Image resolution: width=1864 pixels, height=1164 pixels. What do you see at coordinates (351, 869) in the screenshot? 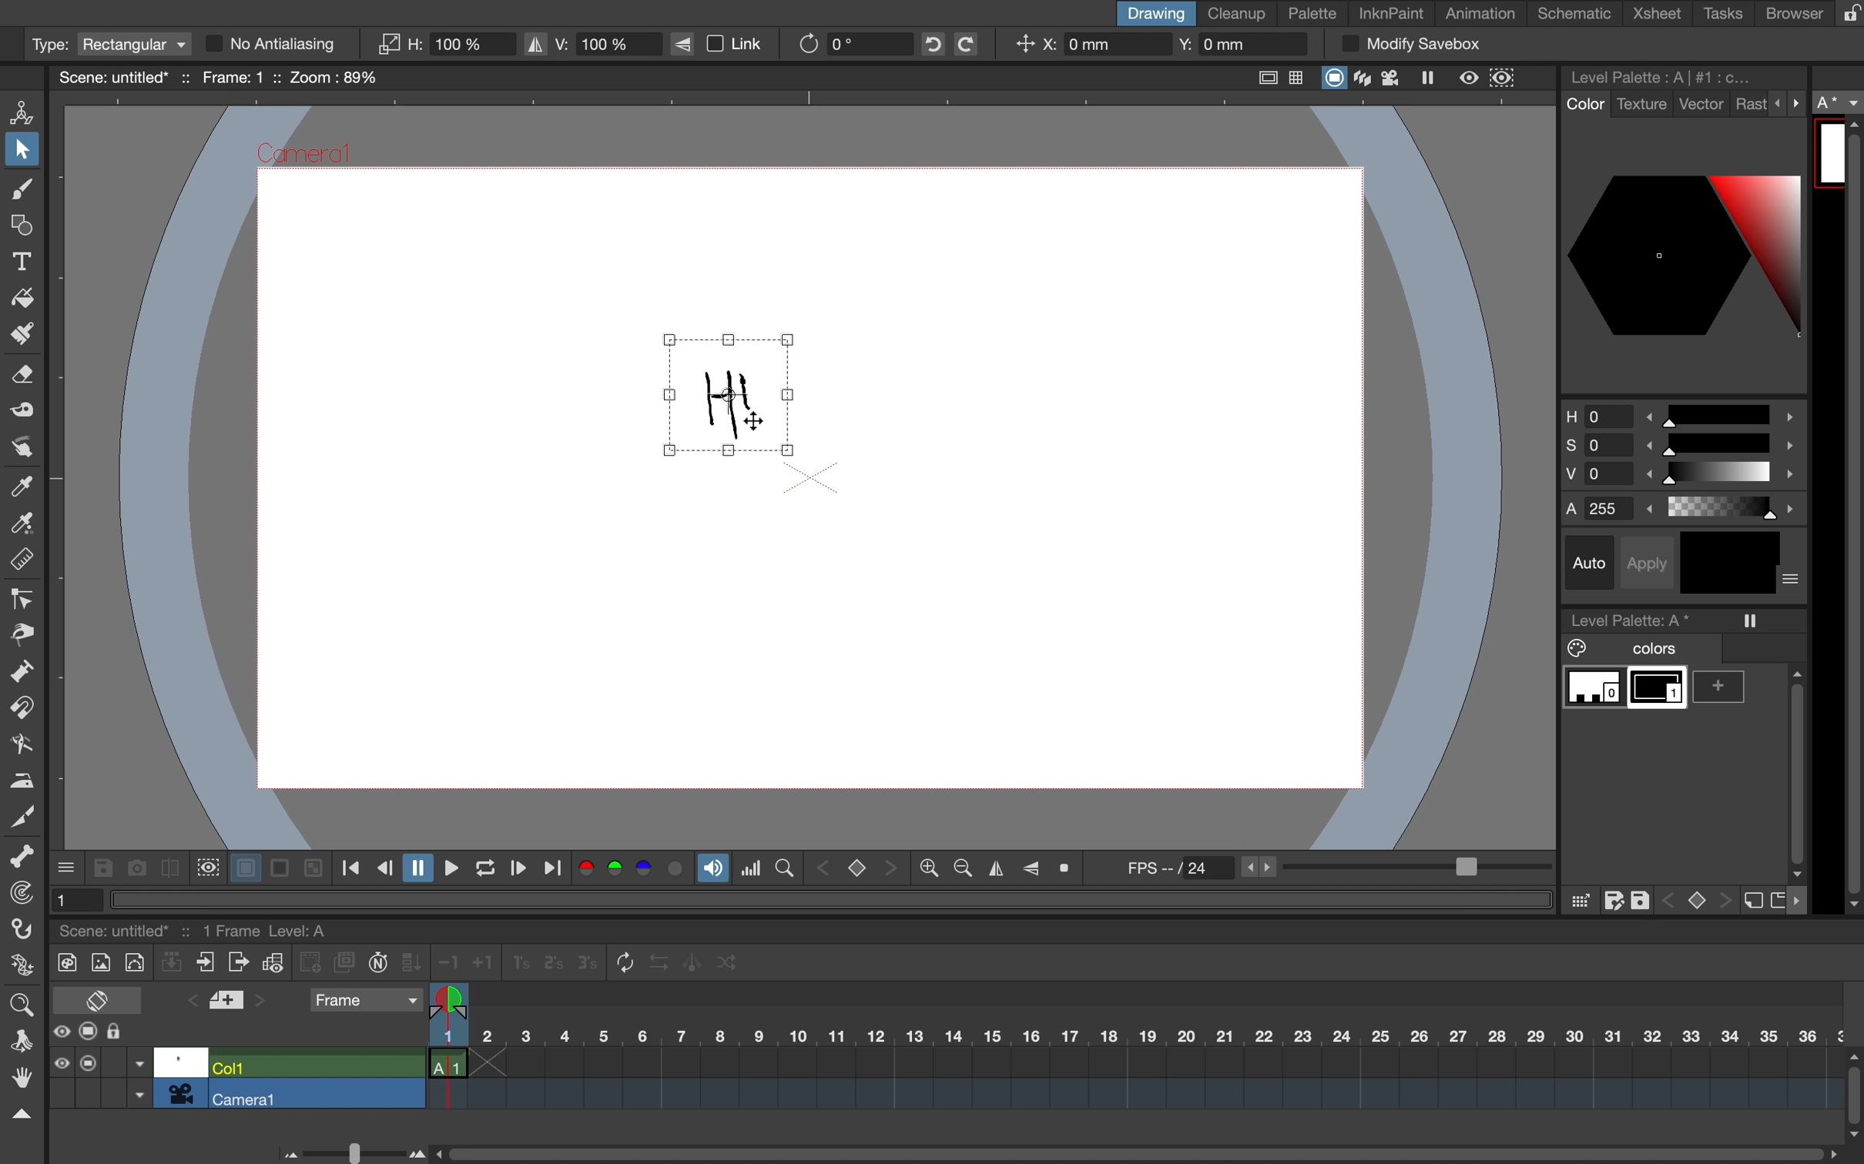
I see `first frame` at bounding box center [351, 869].